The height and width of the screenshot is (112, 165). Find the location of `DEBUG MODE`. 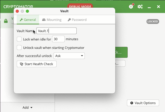

DEBUG MODE is located at coordinates (80, 6).